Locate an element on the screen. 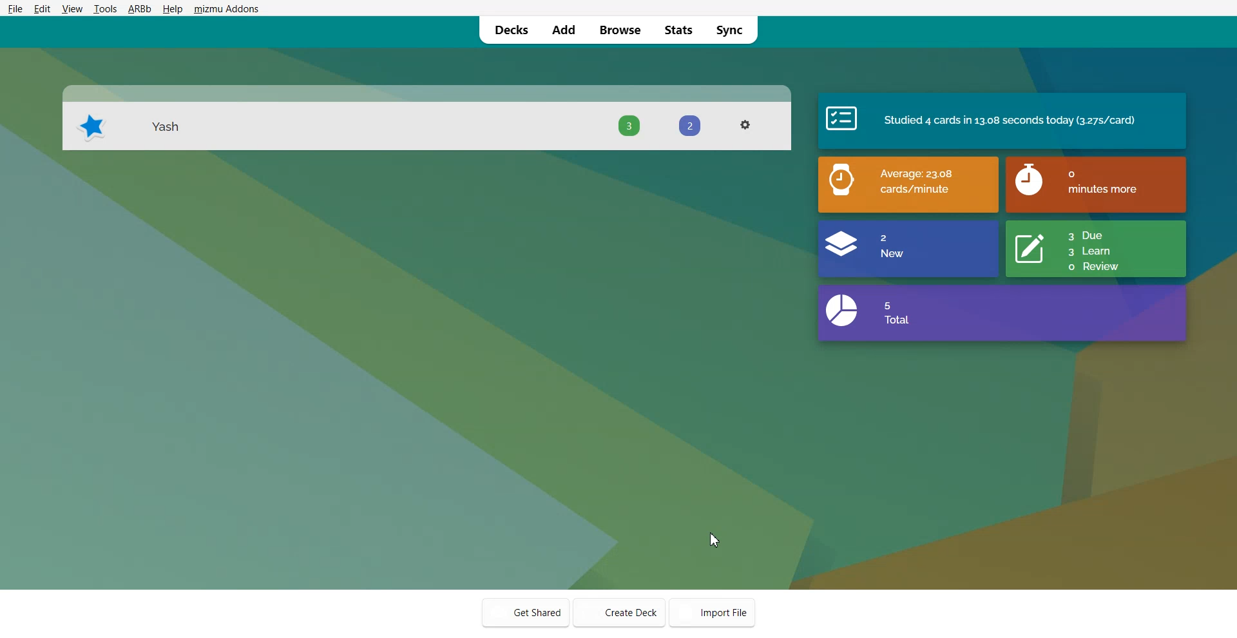  tools is located at coordinates (104, 8).